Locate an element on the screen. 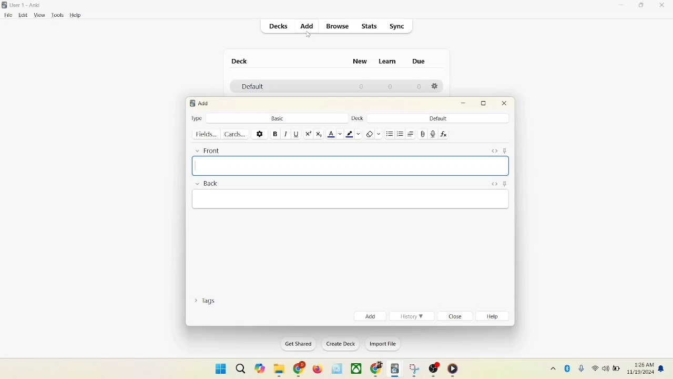 The width and height of the screenshot is (673, 379). import file is located at coordinates (382, 345).